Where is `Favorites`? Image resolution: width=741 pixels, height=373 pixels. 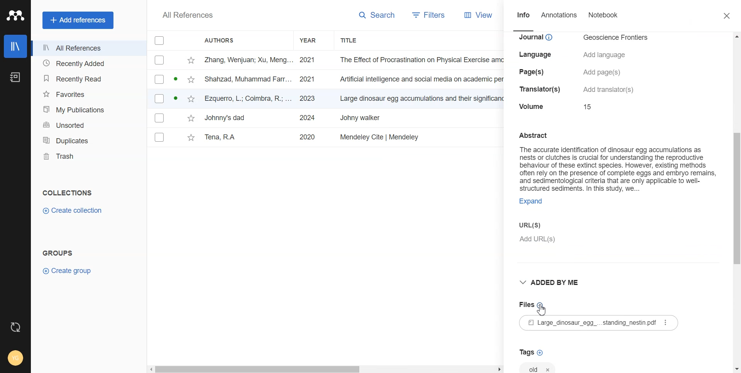 Favorites is located at coordinates (88, 94).